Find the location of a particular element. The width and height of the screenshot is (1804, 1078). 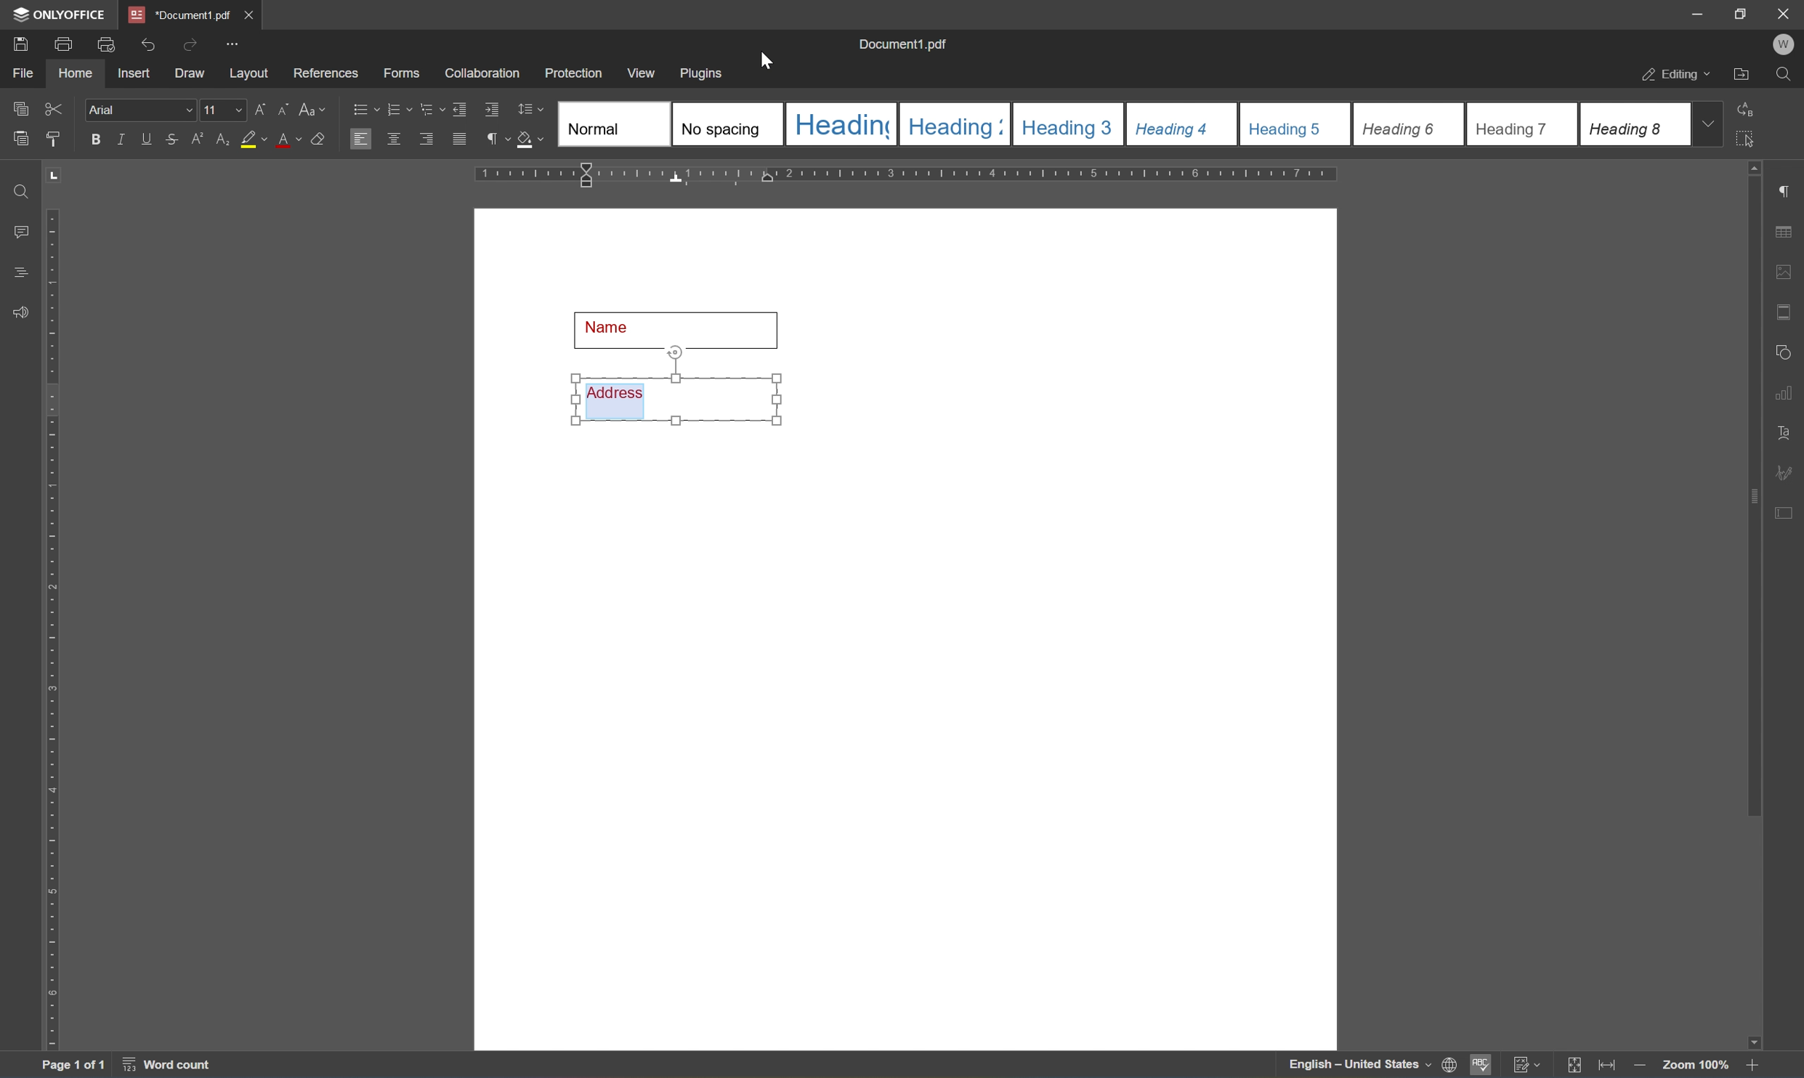

strikethrough is located at coordinates (171, 138).